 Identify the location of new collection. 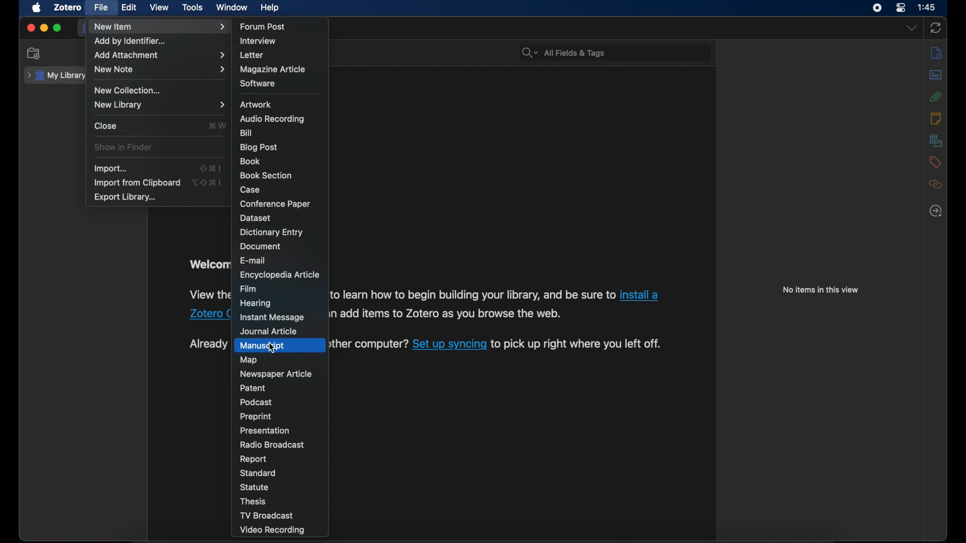
(129, 90).